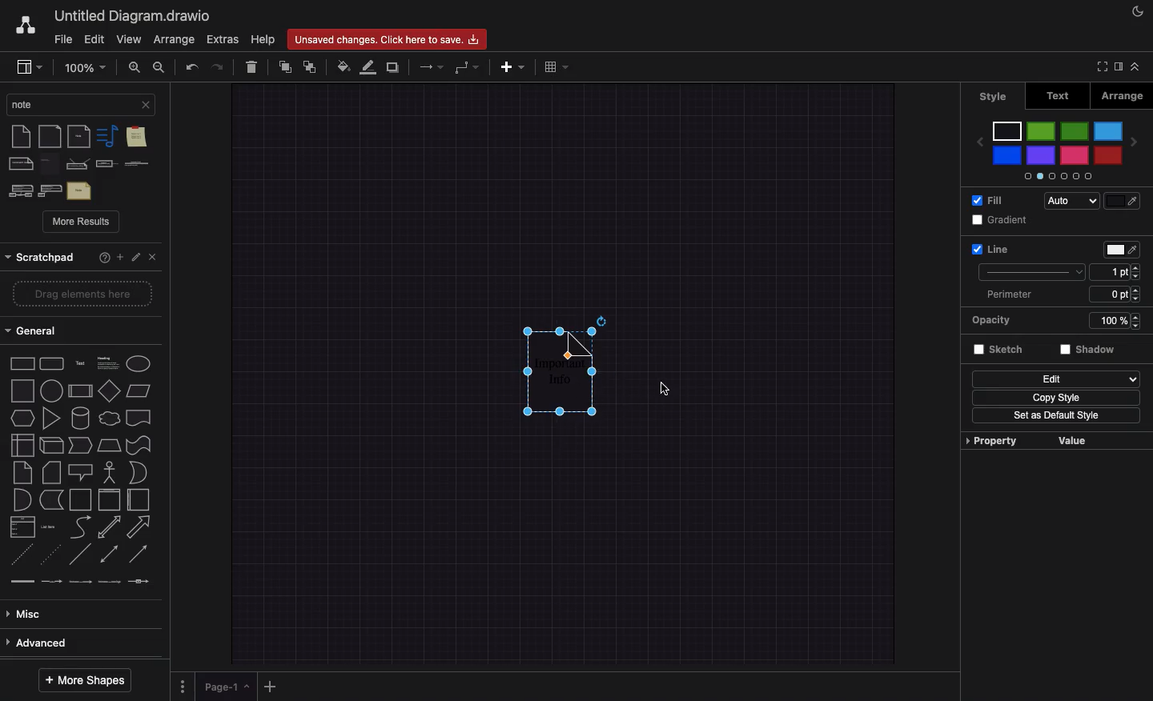 The height and width of the screenshot is (701, 1153). Describe the element at coordinates (136, 164) in the screenshot. I see `constraint textual note` at that location.